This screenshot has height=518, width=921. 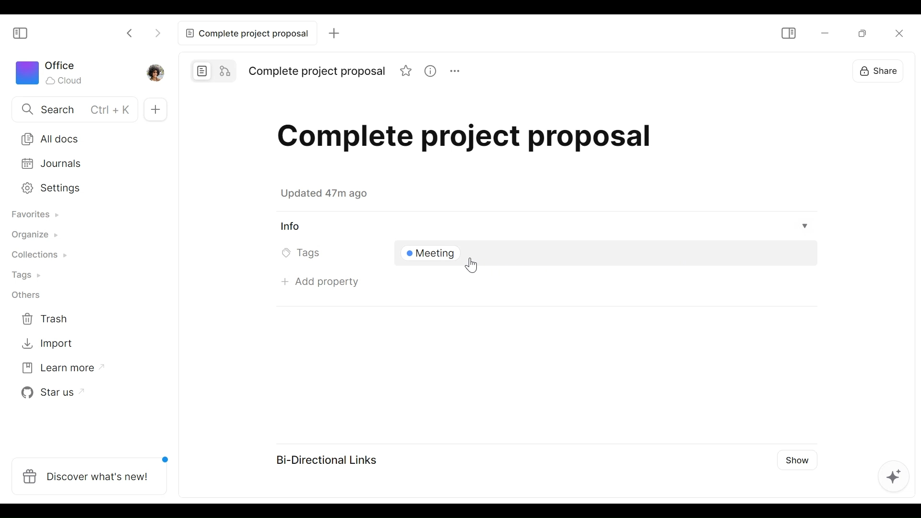 What do you see at coordinates (891, 475) in the screenshot?
I see `AFFiNE AI` at bounding box center [891, 475].